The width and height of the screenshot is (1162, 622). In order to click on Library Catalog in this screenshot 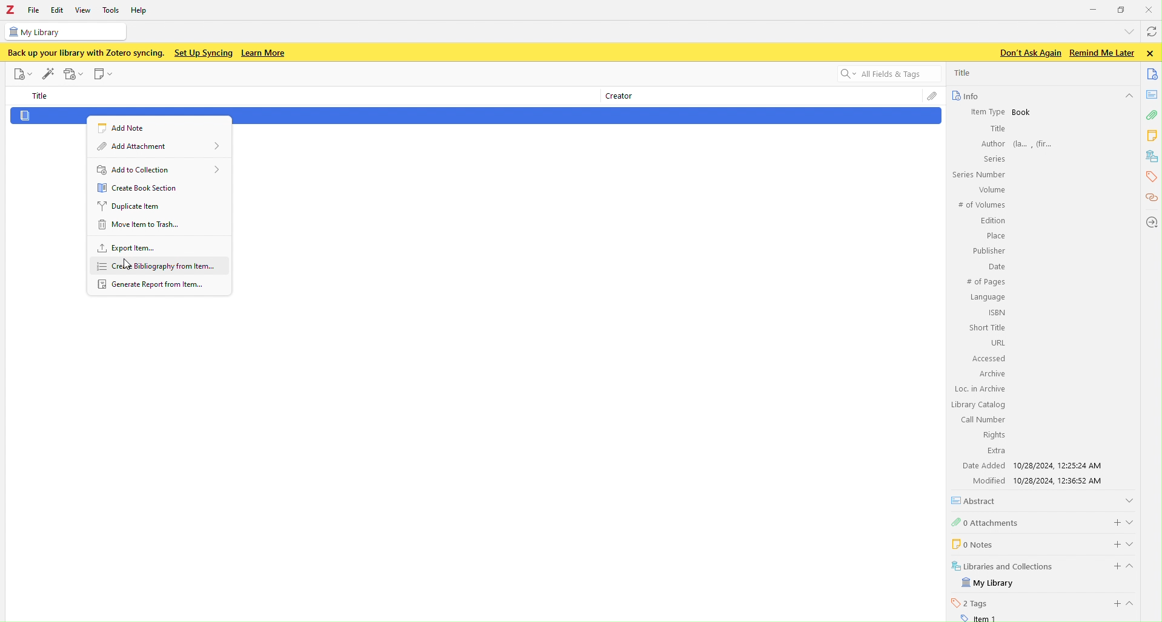, I will do `click(979, 405)`.